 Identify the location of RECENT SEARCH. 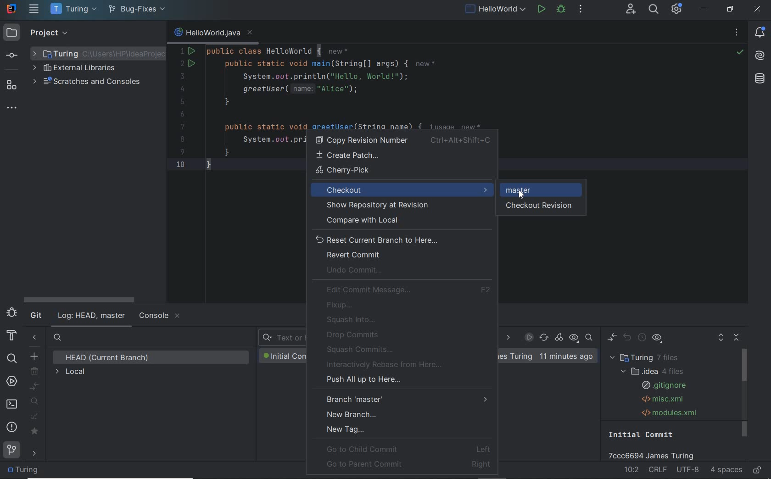
(281, 338).